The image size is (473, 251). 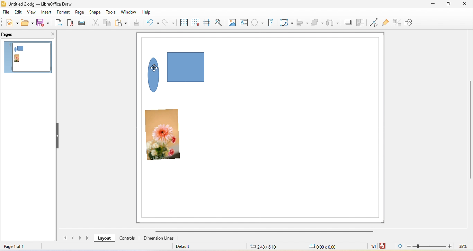 I want to click on snap to grid, so click(x=196, y=22).